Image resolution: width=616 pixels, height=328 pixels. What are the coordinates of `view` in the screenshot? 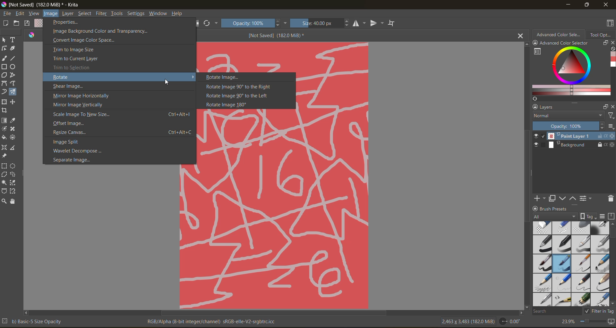 It's located at (34, 14).